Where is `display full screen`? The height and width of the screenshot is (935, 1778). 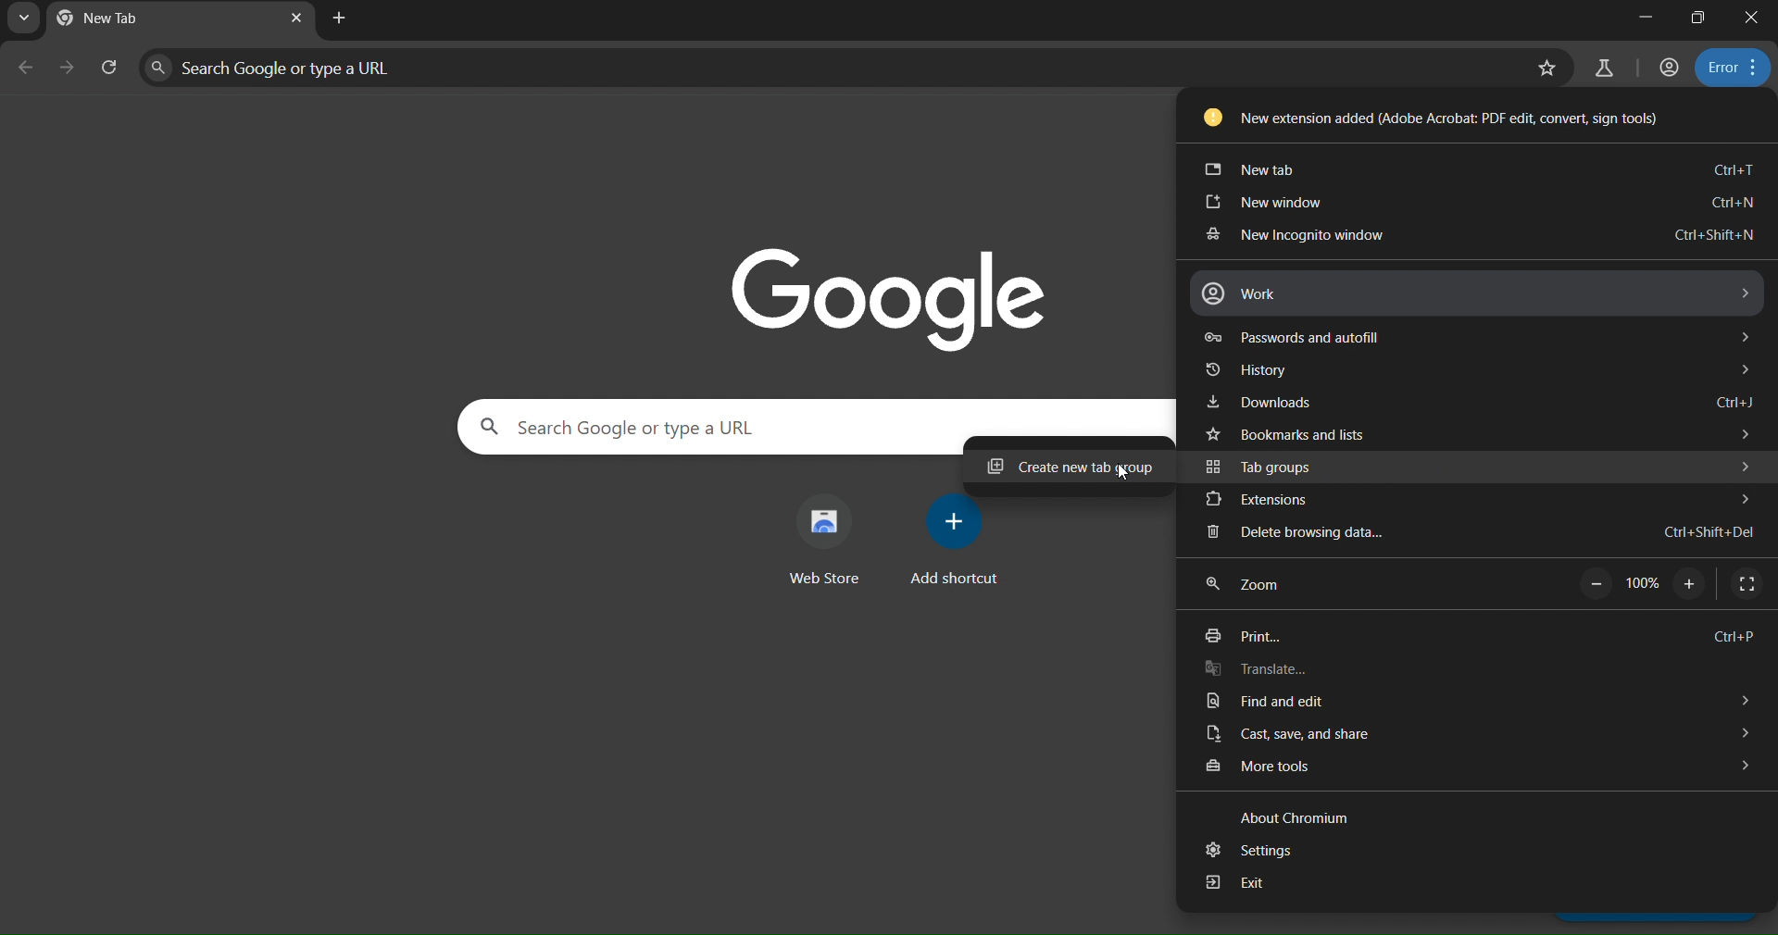
display full screen is located at coordinates (1746, 584).